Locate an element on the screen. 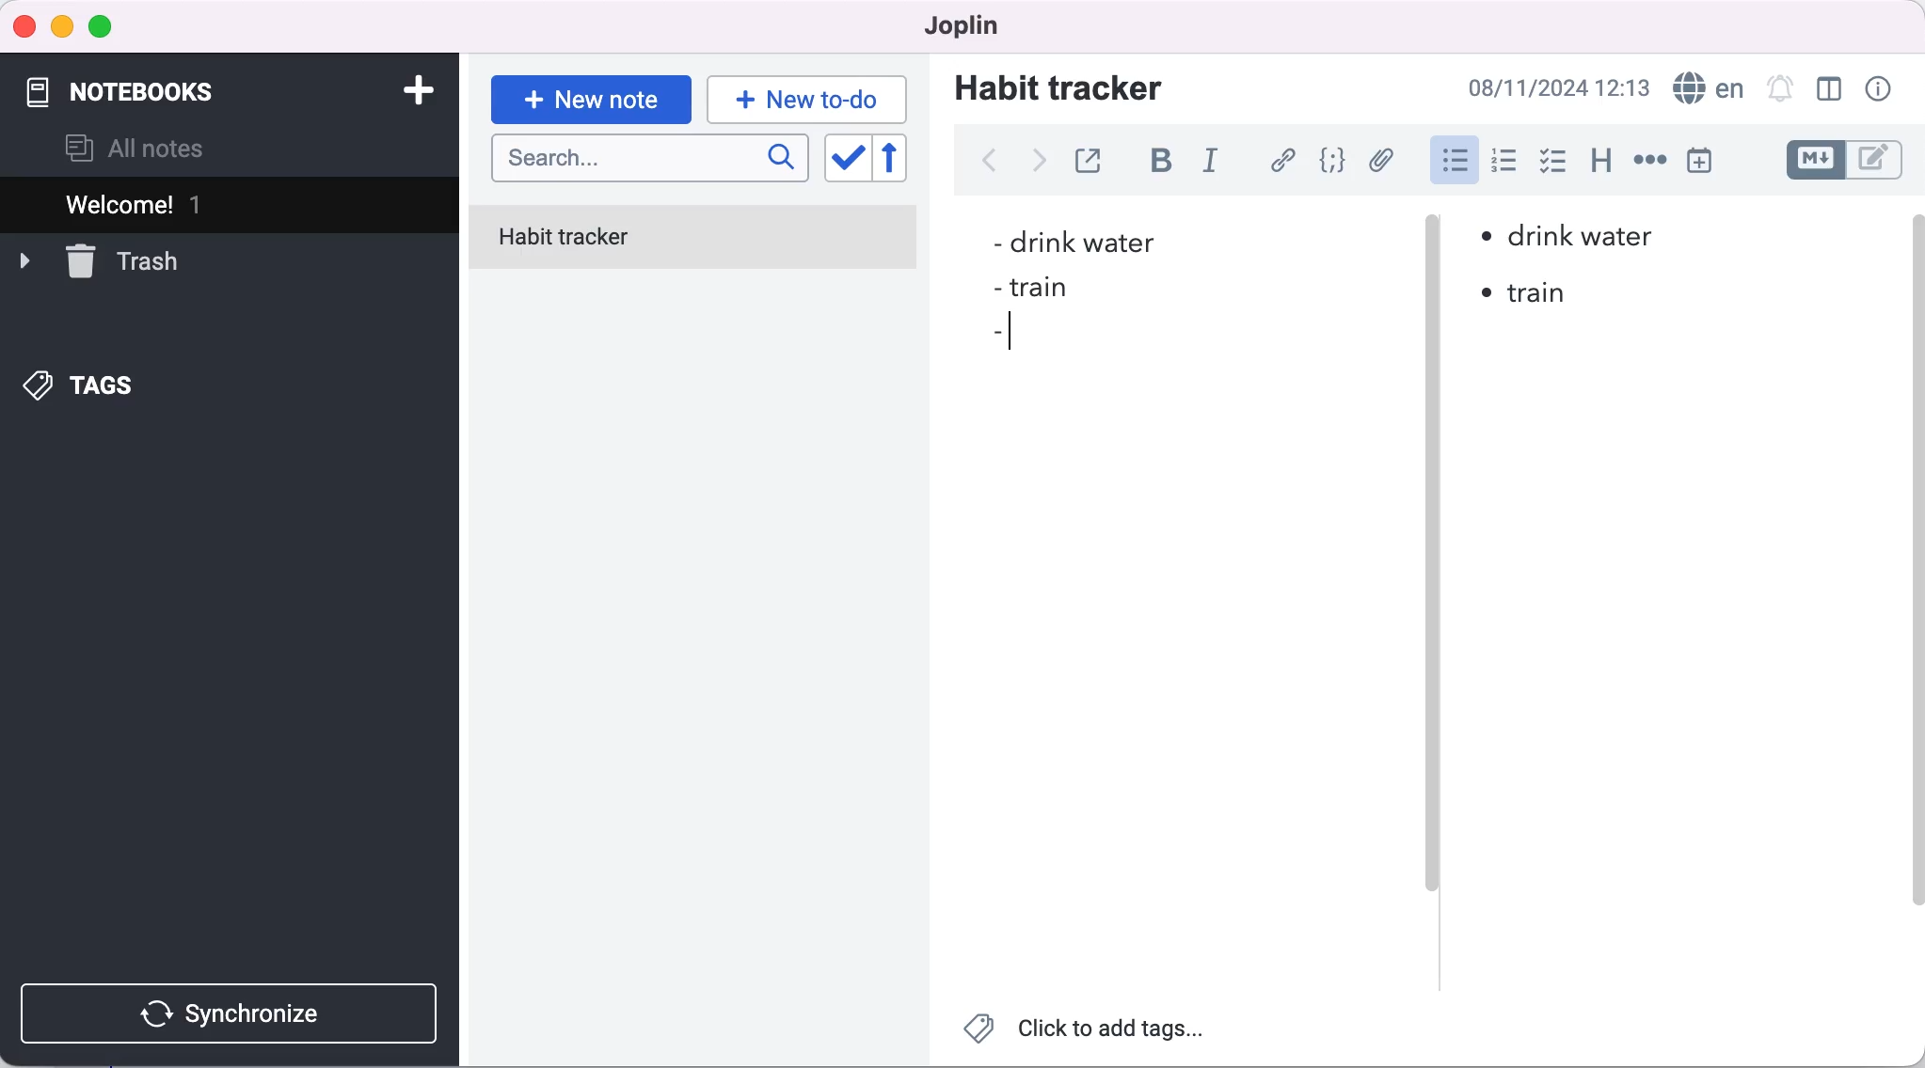 The image size is (1925, 1068). trash is located at coordinates (99, 259).